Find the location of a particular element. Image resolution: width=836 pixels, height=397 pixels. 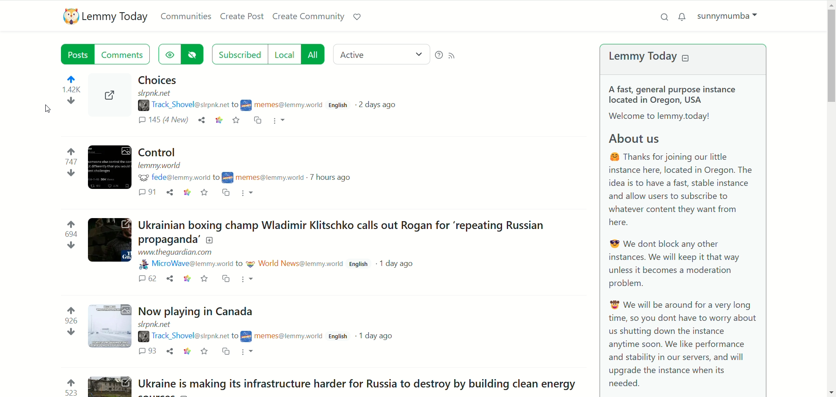

vertical scroll bar is located at coordinates (830, 197).